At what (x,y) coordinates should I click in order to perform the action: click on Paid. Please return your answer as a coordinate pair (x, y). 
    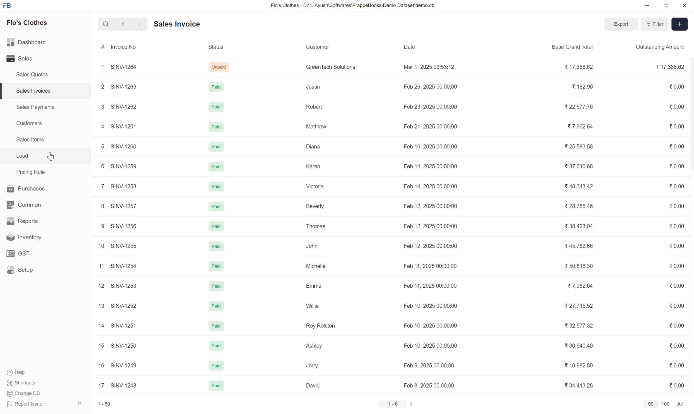
    Looking at the image, I should click on (216, 147).